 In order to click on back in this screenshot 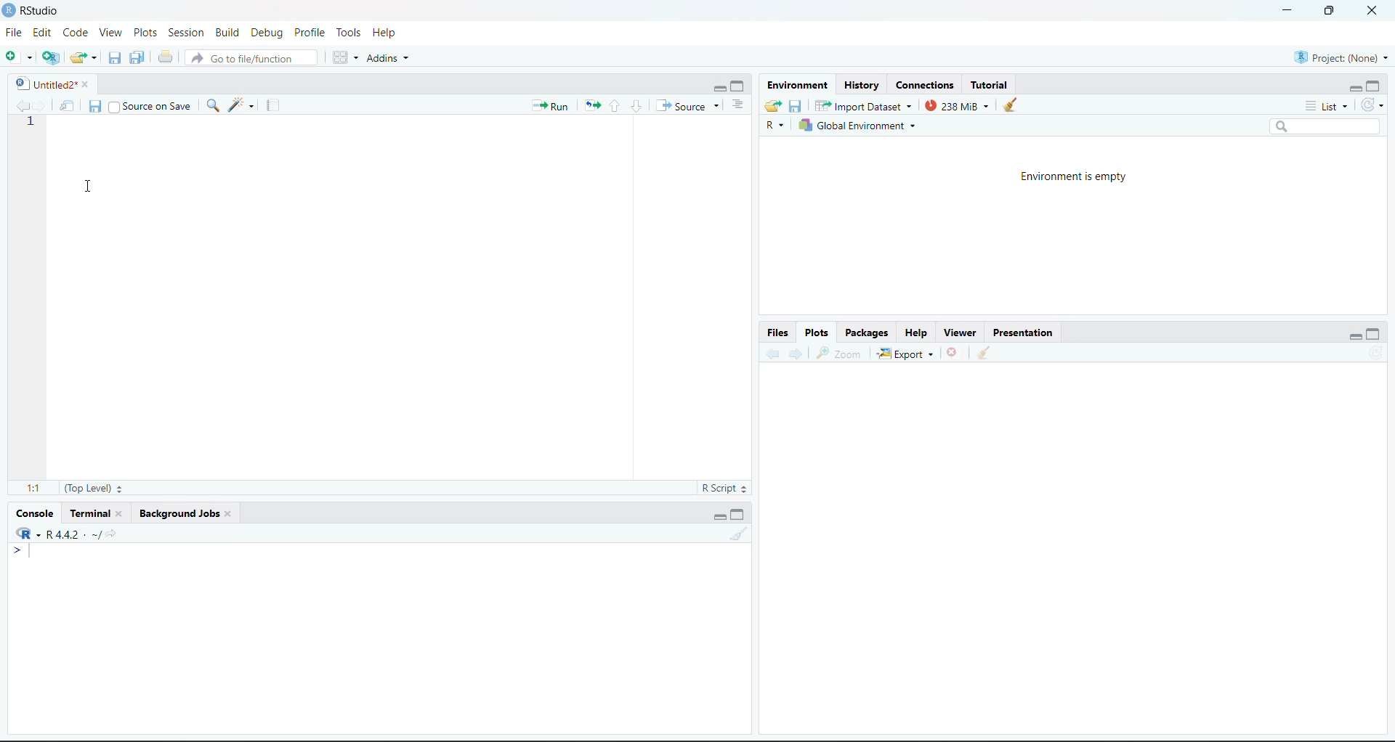, I will do `click(20, 105)`.